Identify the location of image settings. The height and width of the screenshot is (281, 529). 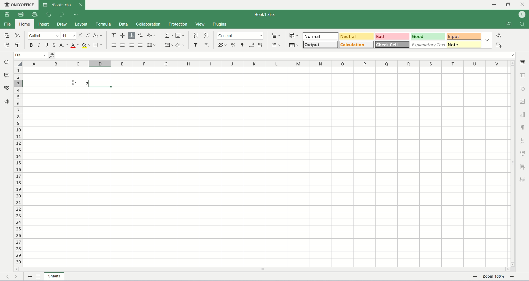
(523, 102).